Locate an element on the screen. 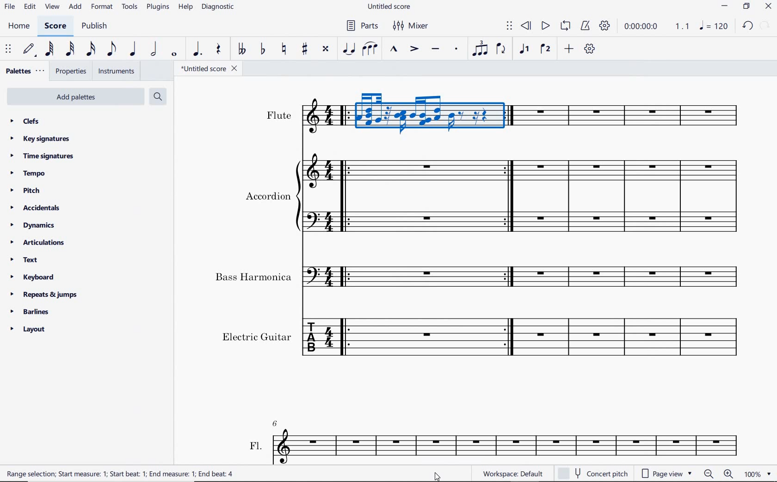 This screenshot has height=482, width=777. palettes is located at coordinates (24, 72).